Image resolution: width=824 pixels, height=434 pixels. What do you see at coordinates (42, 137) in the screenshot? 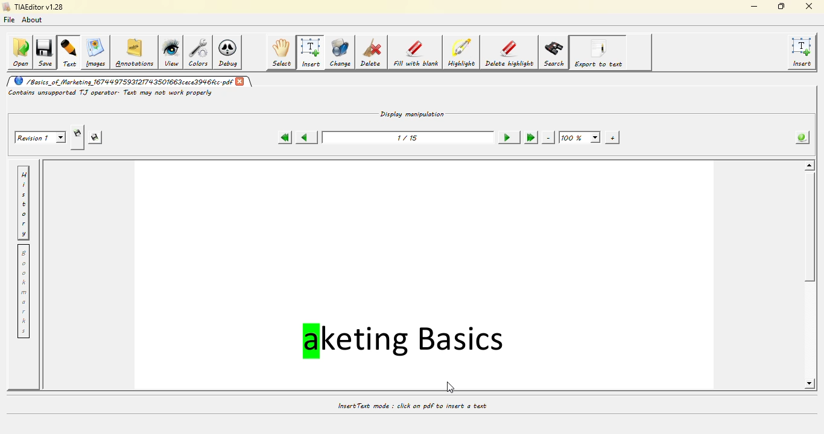
I see `Revision 1` at bounding box center [42, 137].